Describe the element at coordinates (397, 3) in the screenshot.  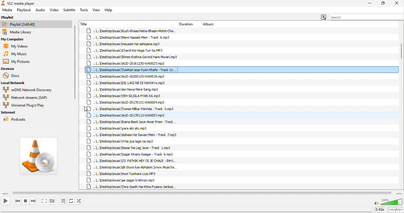
I see `close` at that location.